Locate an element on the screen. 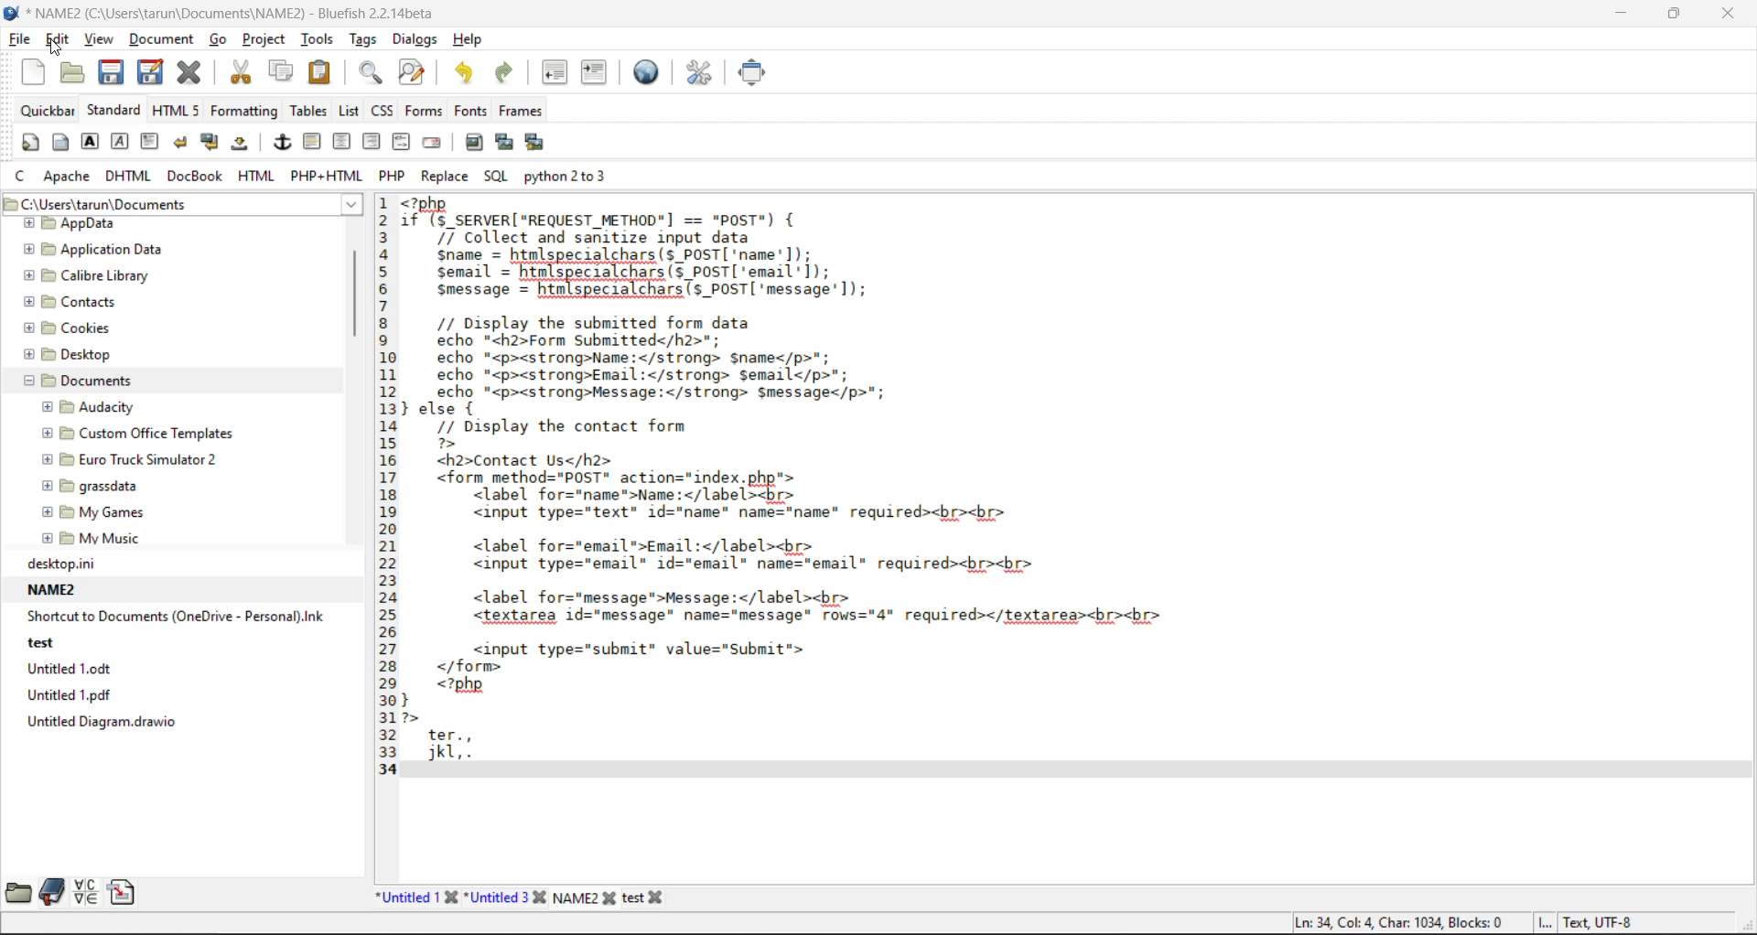 This screenshot has height=935, width=1757. Untitled Diagram. drawio is located at coordinates (95, 721).